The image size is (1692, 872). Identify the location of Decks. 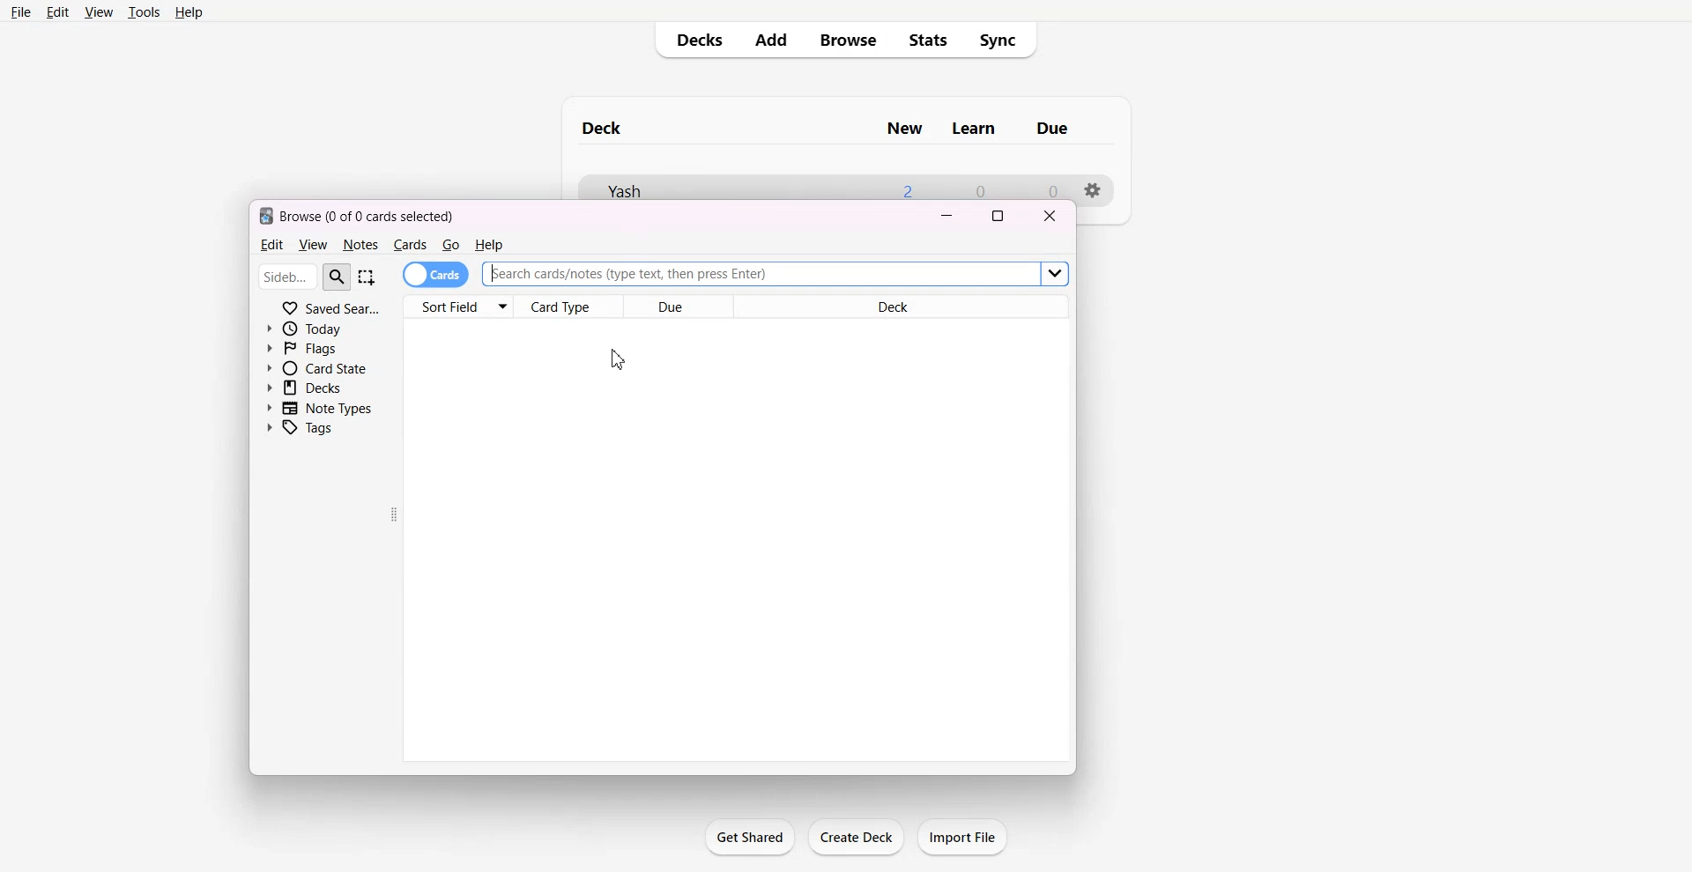
(316, 388).